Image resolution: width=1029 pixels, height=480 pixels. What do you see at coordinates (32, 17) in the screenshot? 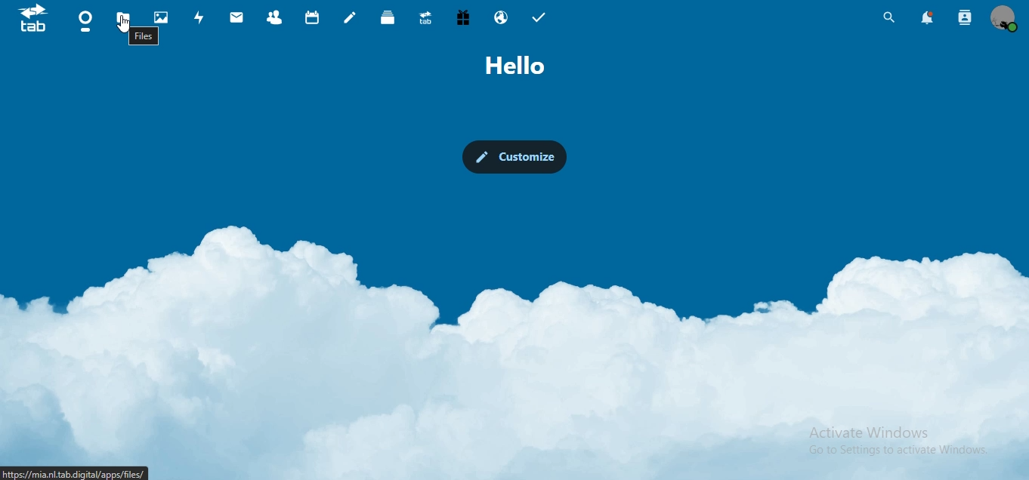
I see `icon` at bounding box center [32, 17].